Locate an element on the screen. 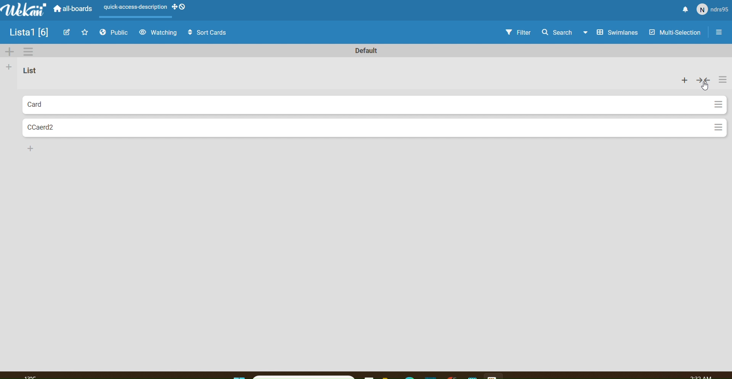  Add is located at coordinates (35, 149).